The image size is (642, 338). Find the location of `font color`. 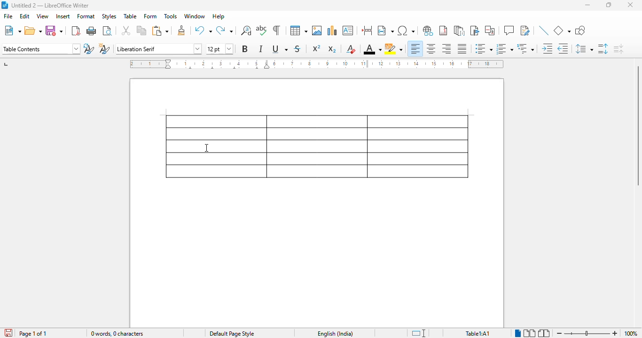

font color is located at coordinates (372, 48).